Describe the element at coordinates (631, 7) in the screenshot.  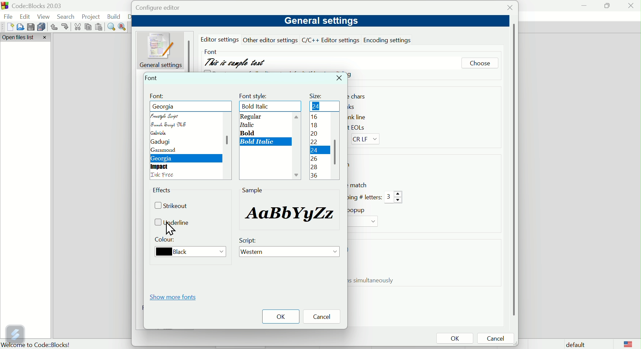
I see `Close` at that location.